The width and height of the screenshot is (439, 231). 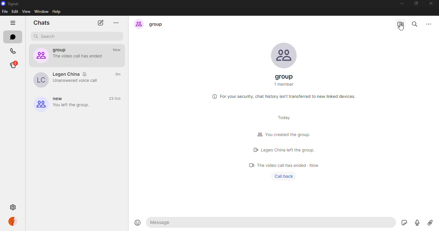 I want to click on sticker, so click(x=403, y=222).